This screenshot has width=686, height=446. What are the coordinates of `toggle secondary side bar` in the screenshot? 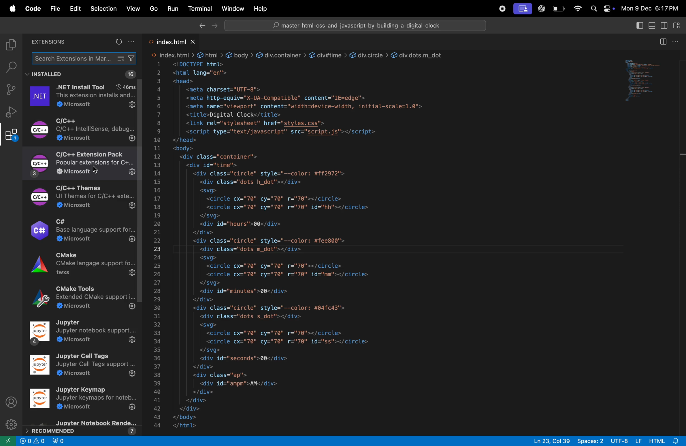 It's located at (638, 25).